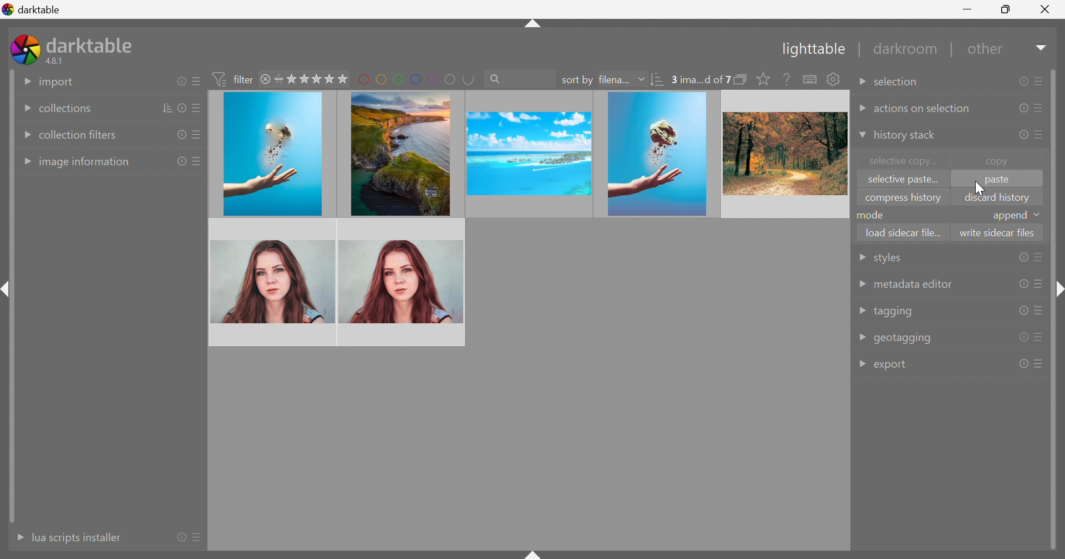 The width and height of the screenshot is (1065, 559). I want to click on Drop Down, so click(862, 336).